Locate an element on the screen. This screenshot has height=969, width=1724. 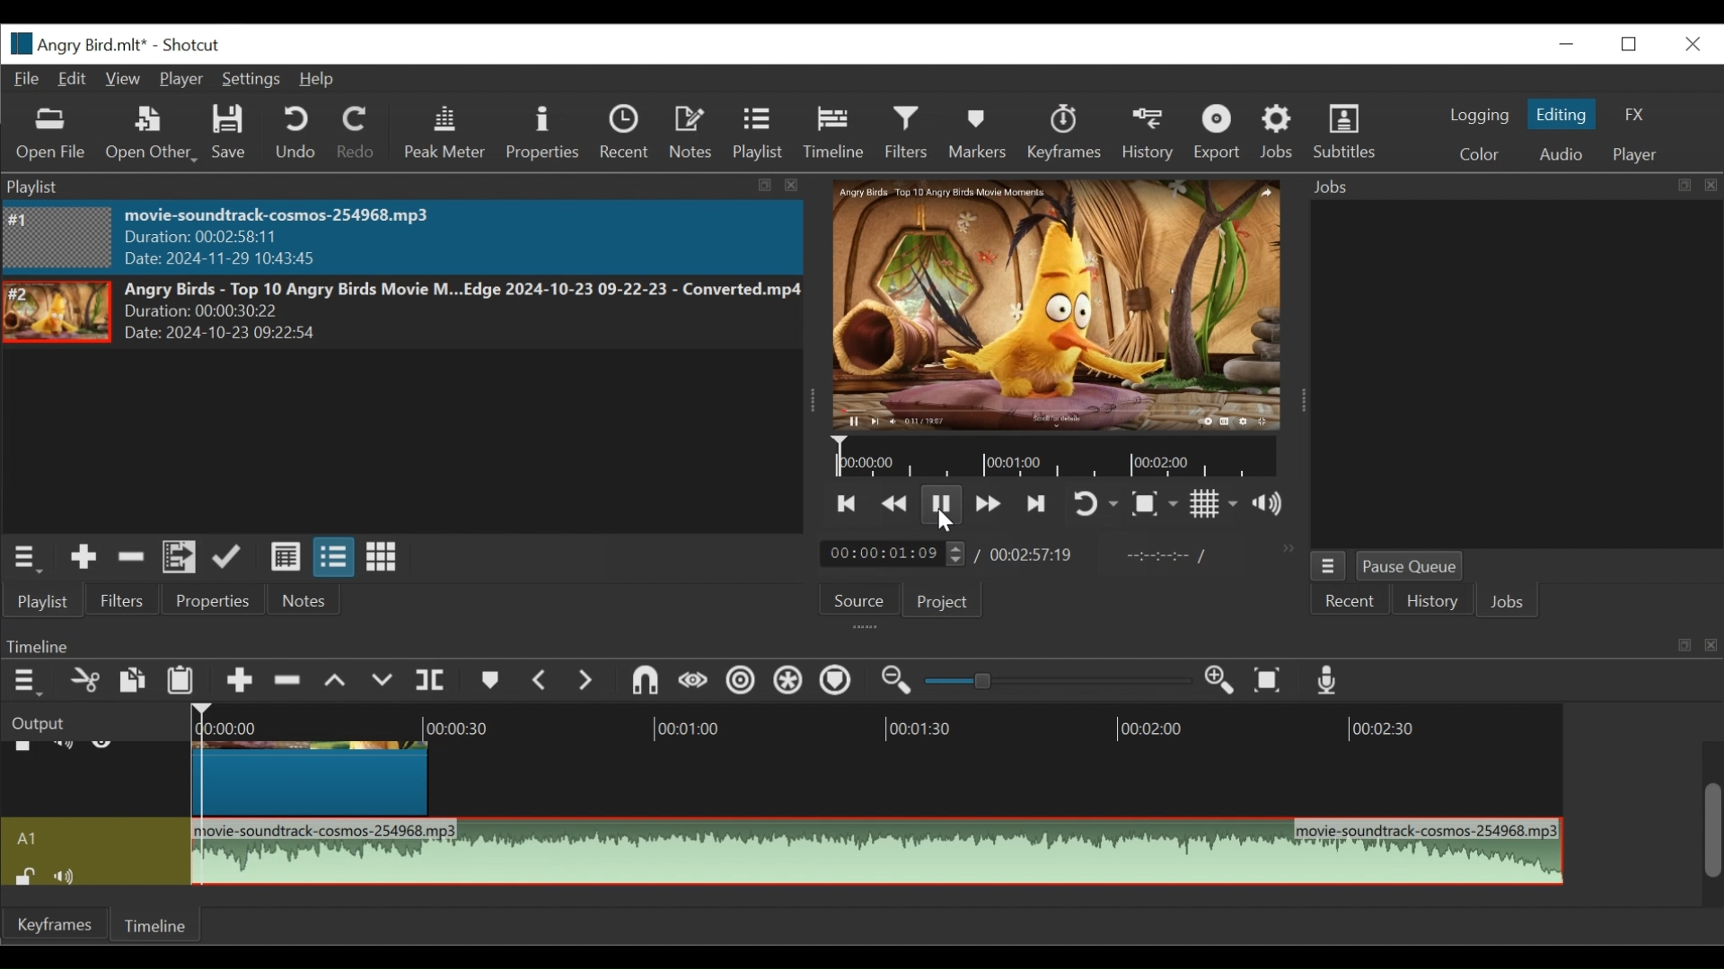
Help is located at coordinates (315, 80).